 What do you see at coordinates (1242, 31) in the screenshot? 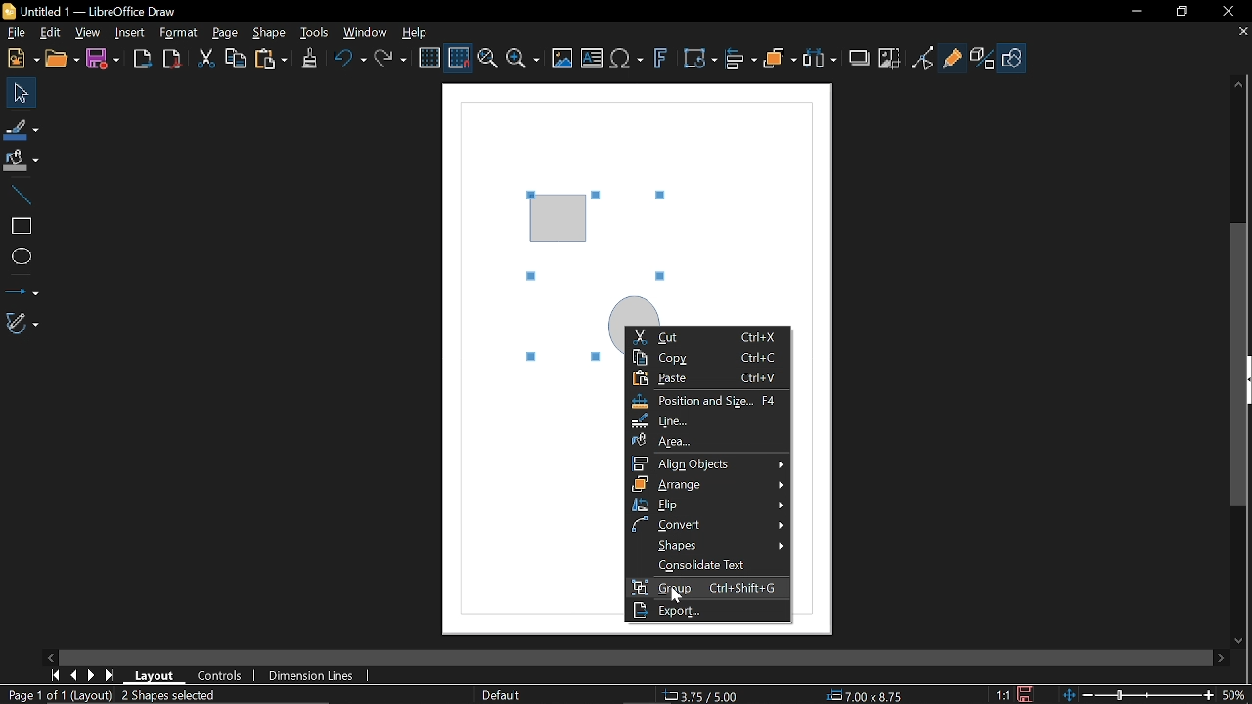
I see `Close tab` at bounding box center [1242, 31].